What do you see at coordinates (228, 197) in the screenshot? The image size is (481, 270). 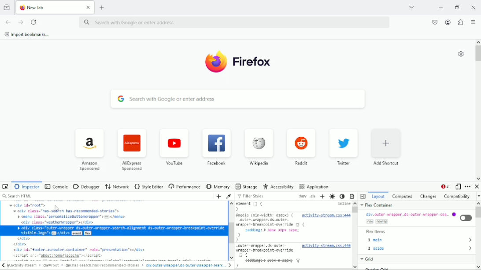 I see `Grab a color from the page` at bounding box center [228, 197].